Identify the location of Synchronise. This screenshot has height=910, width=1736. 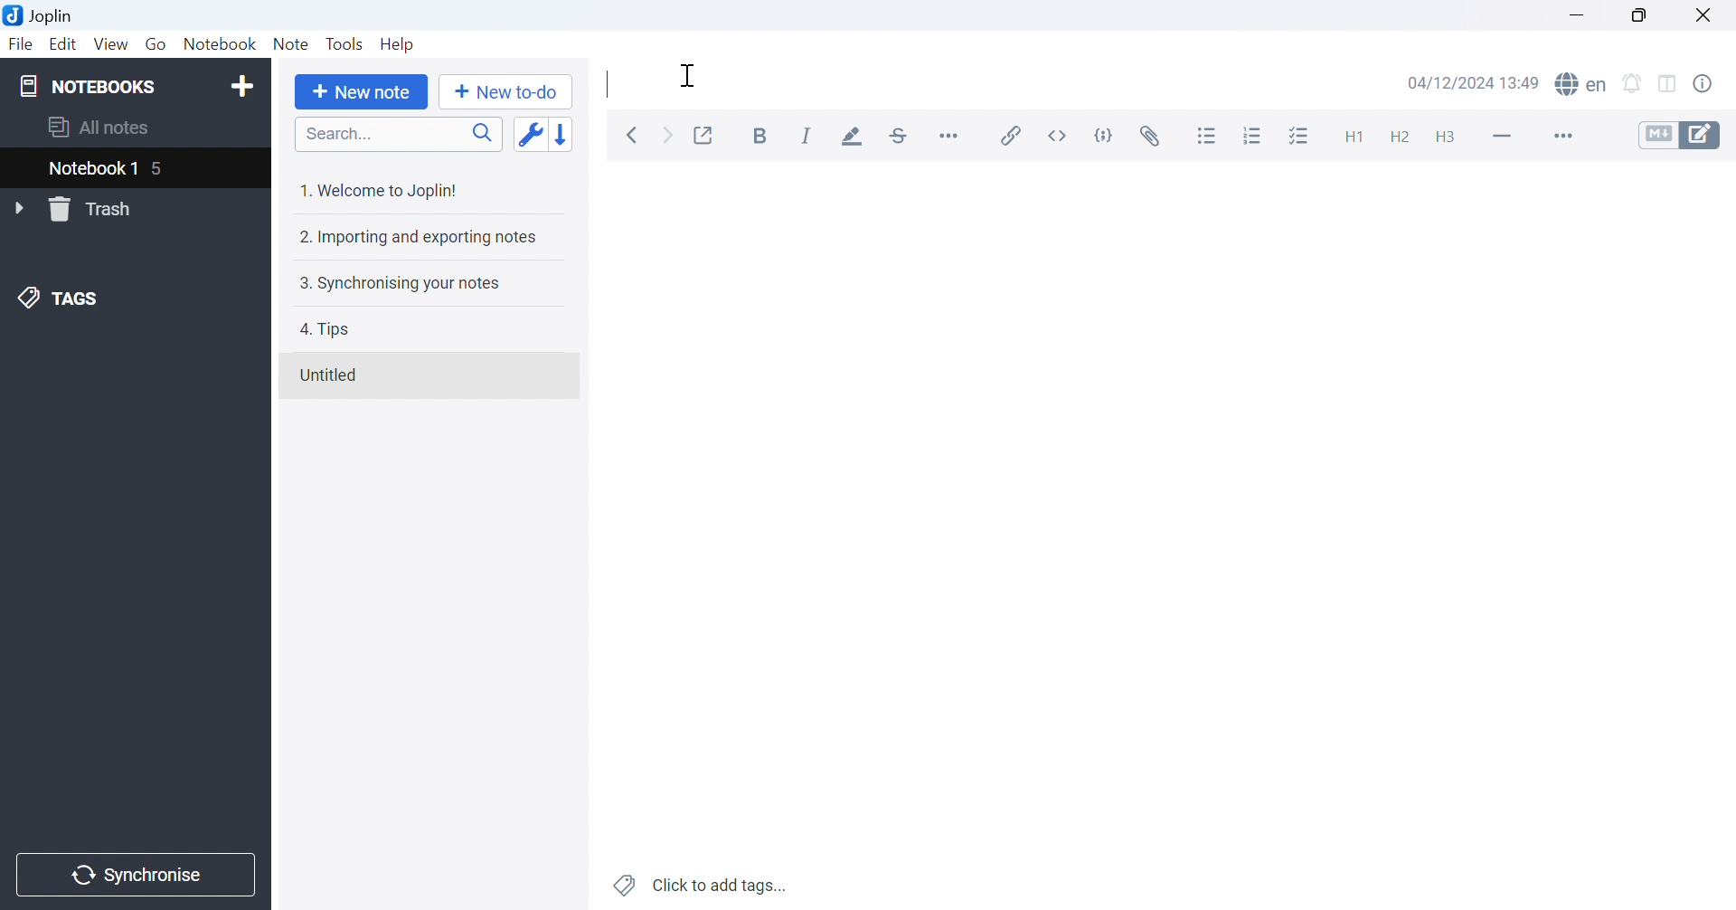
(138, 876).